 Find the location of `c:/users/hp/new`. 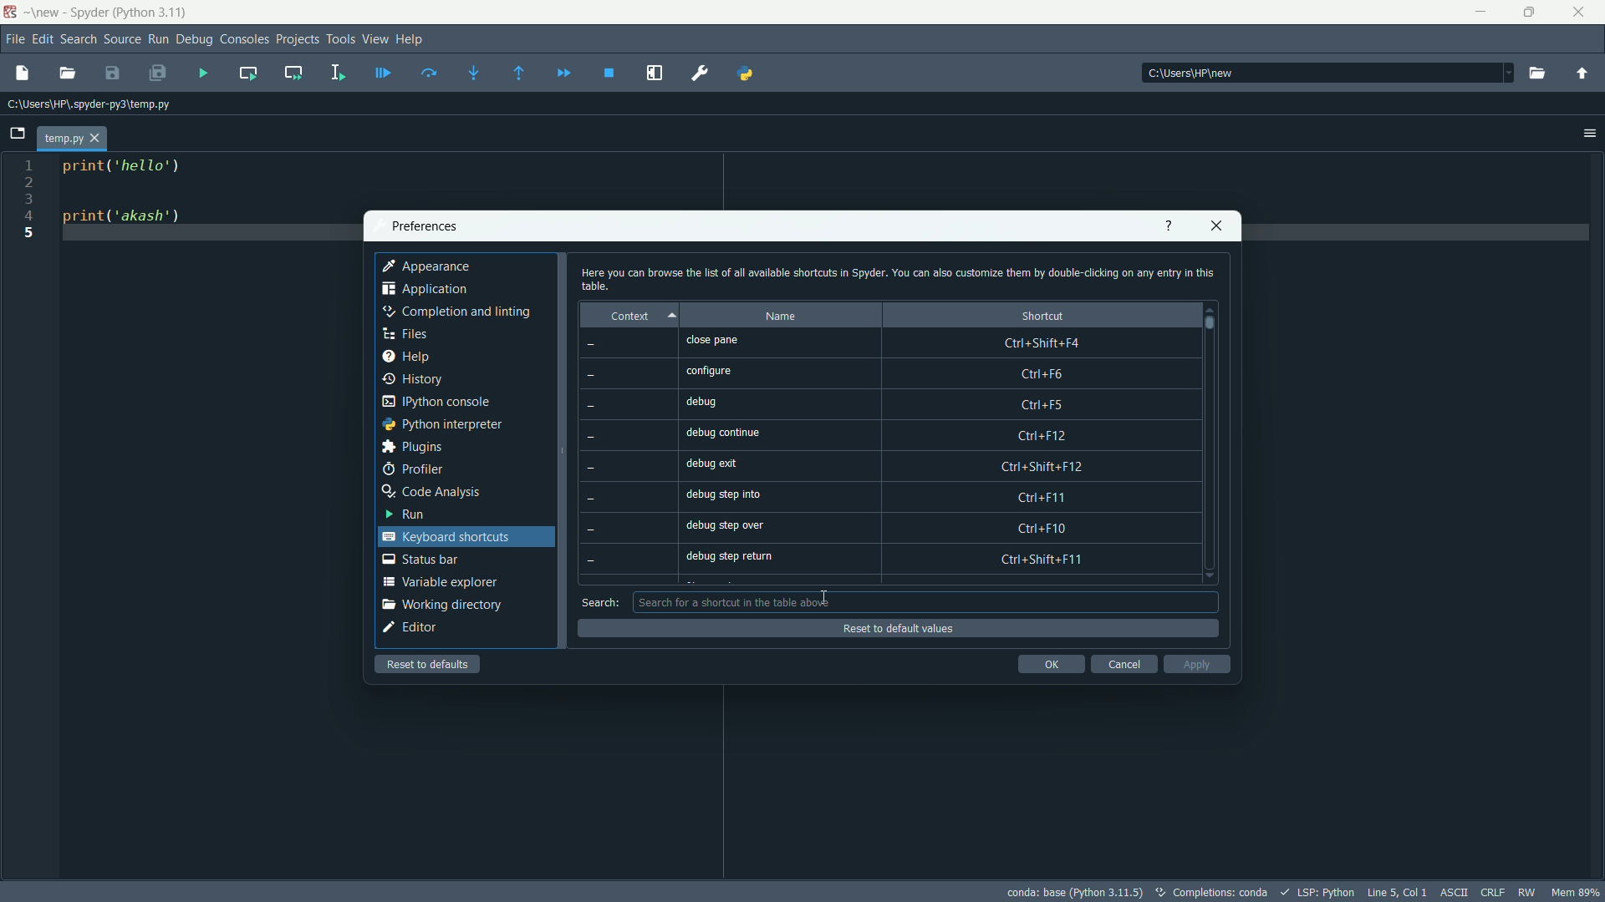

c:/users/hp/new is located at coordinates (1326, 73).